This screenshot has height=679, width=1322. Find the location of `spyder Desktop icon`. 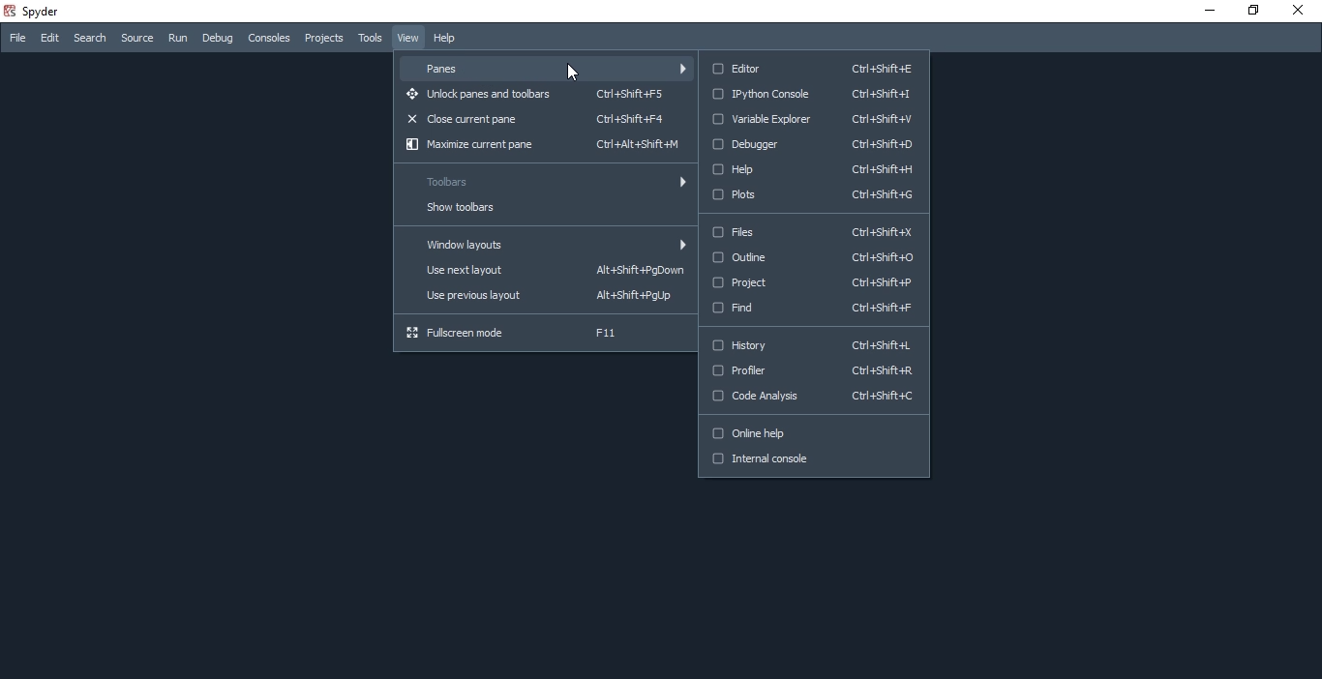

spyder Desktop icon is located at coordinates (35, 10).